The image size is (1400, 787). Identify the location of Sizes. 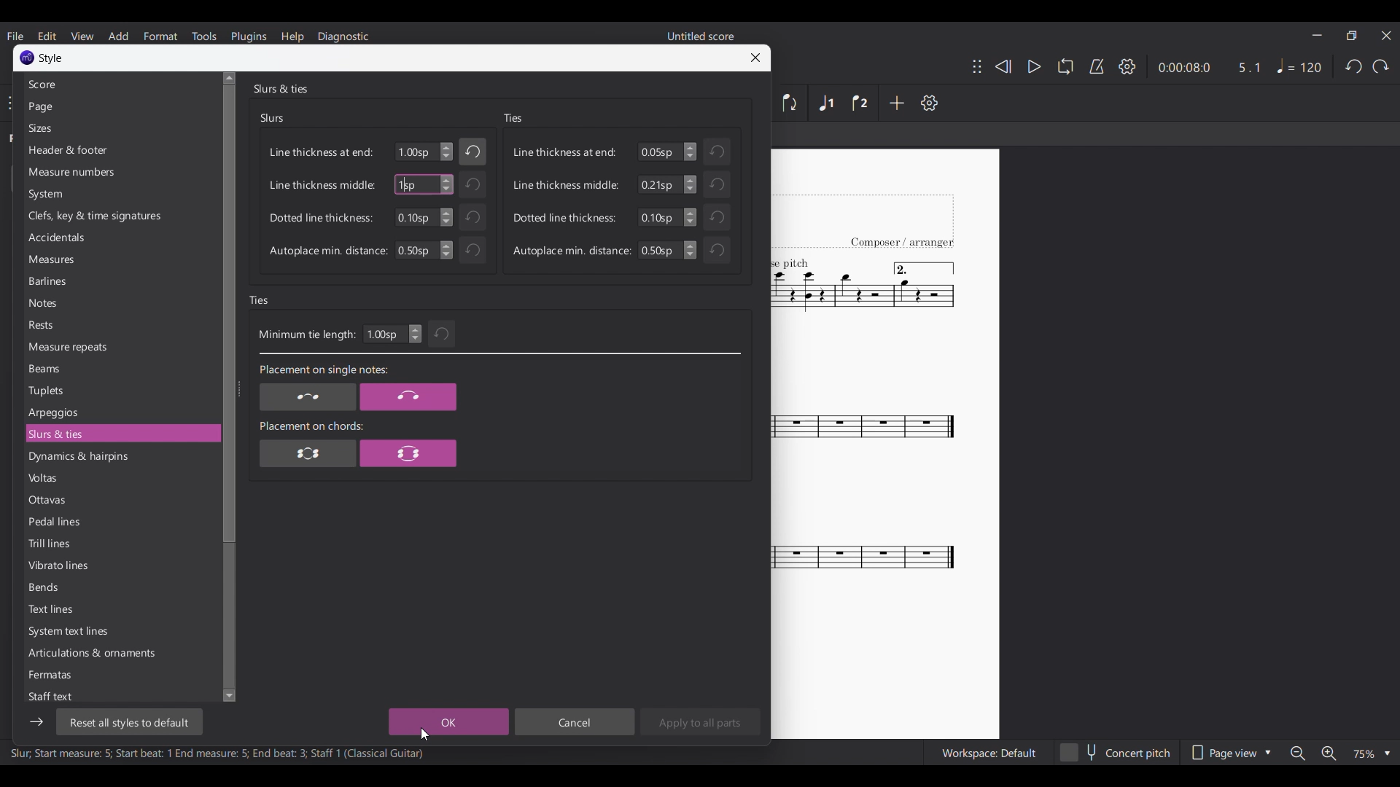
(120, 128).